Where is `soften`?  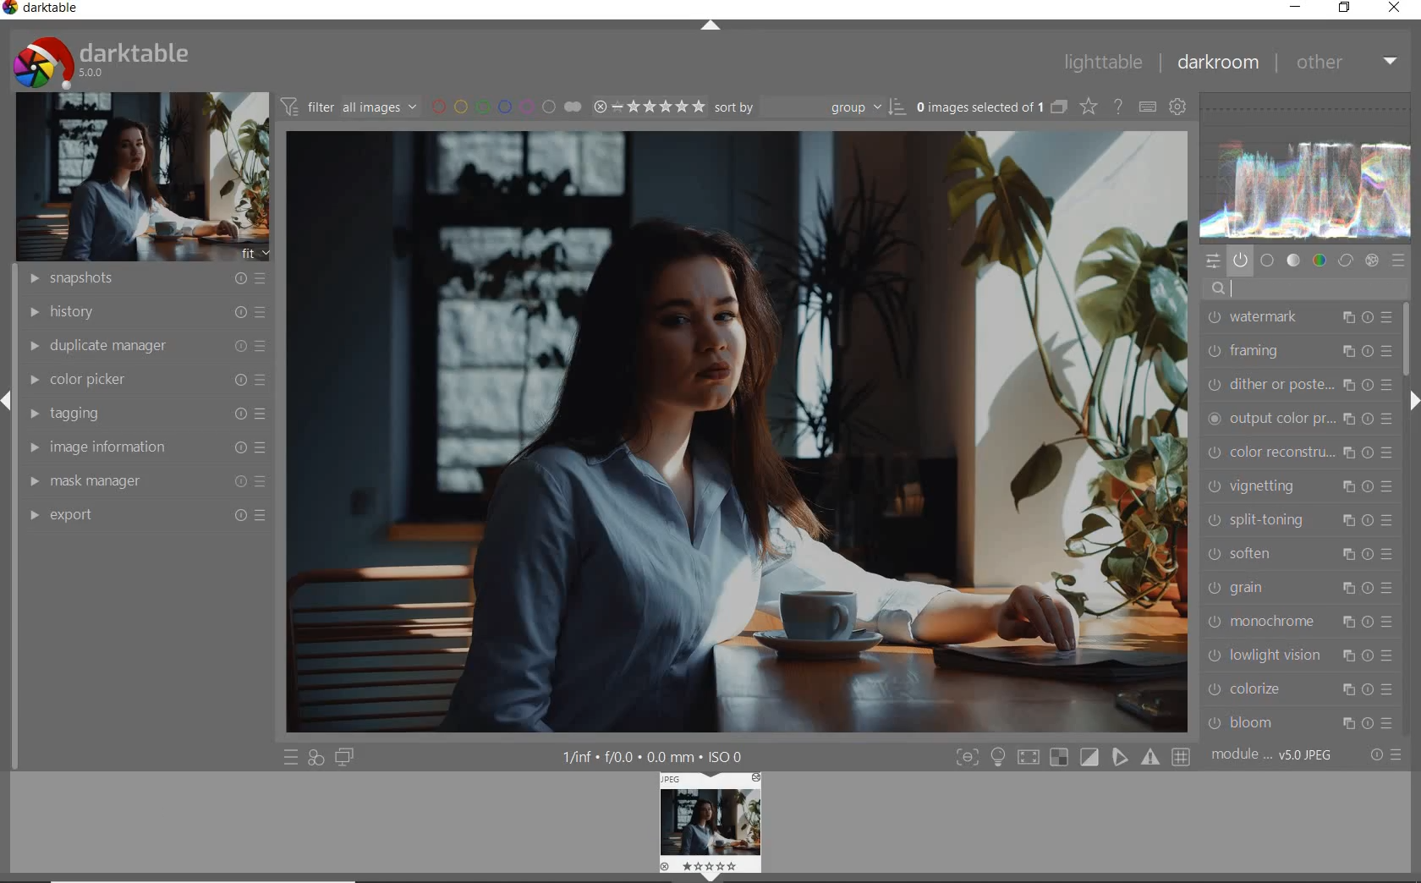 soften is located at coordinates (1298, 552).